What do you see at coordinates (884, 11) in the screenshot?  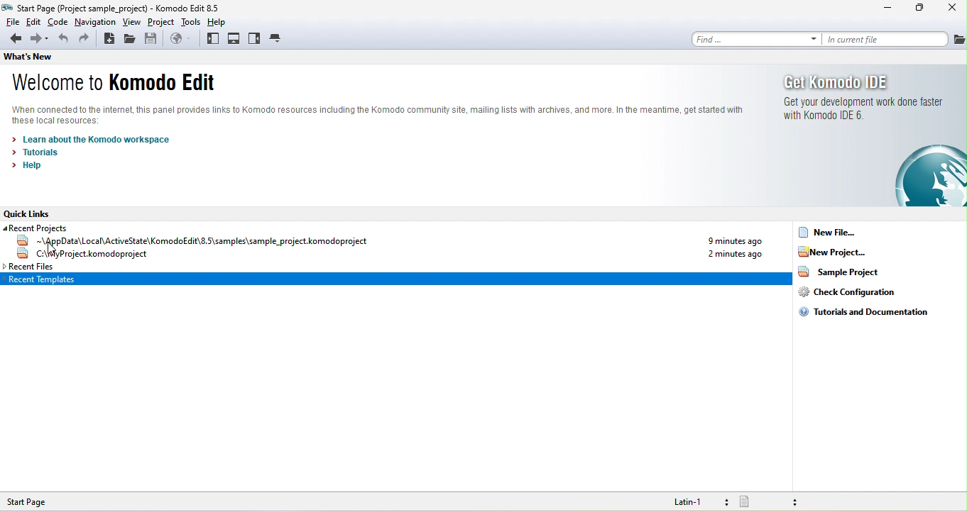 I see `minimize` at bounding box center [884, 11].